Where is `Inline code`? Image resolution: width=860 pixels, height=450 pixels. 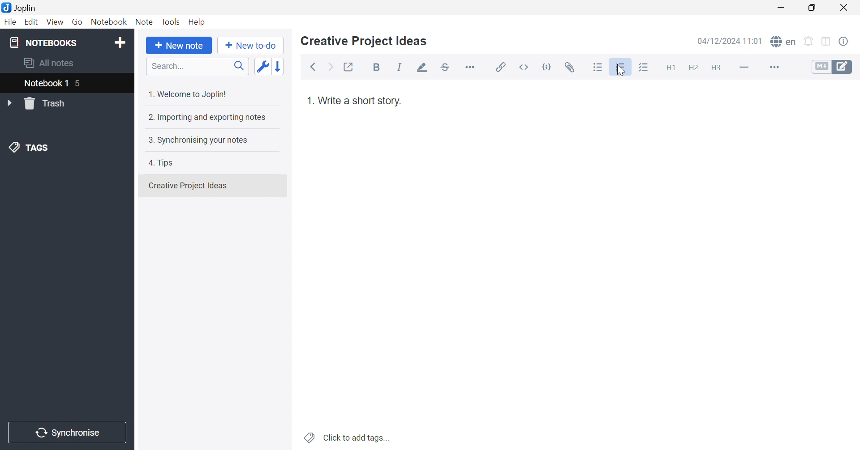
Inline code is located at coordinates (523, 67).